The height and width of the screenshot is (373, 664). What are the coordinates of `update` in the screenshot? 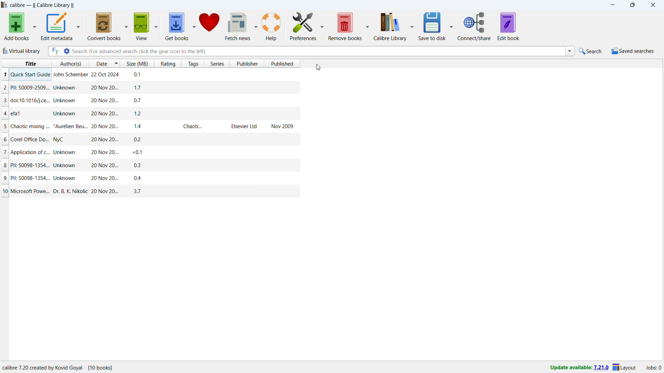 It's located at (578, 368).